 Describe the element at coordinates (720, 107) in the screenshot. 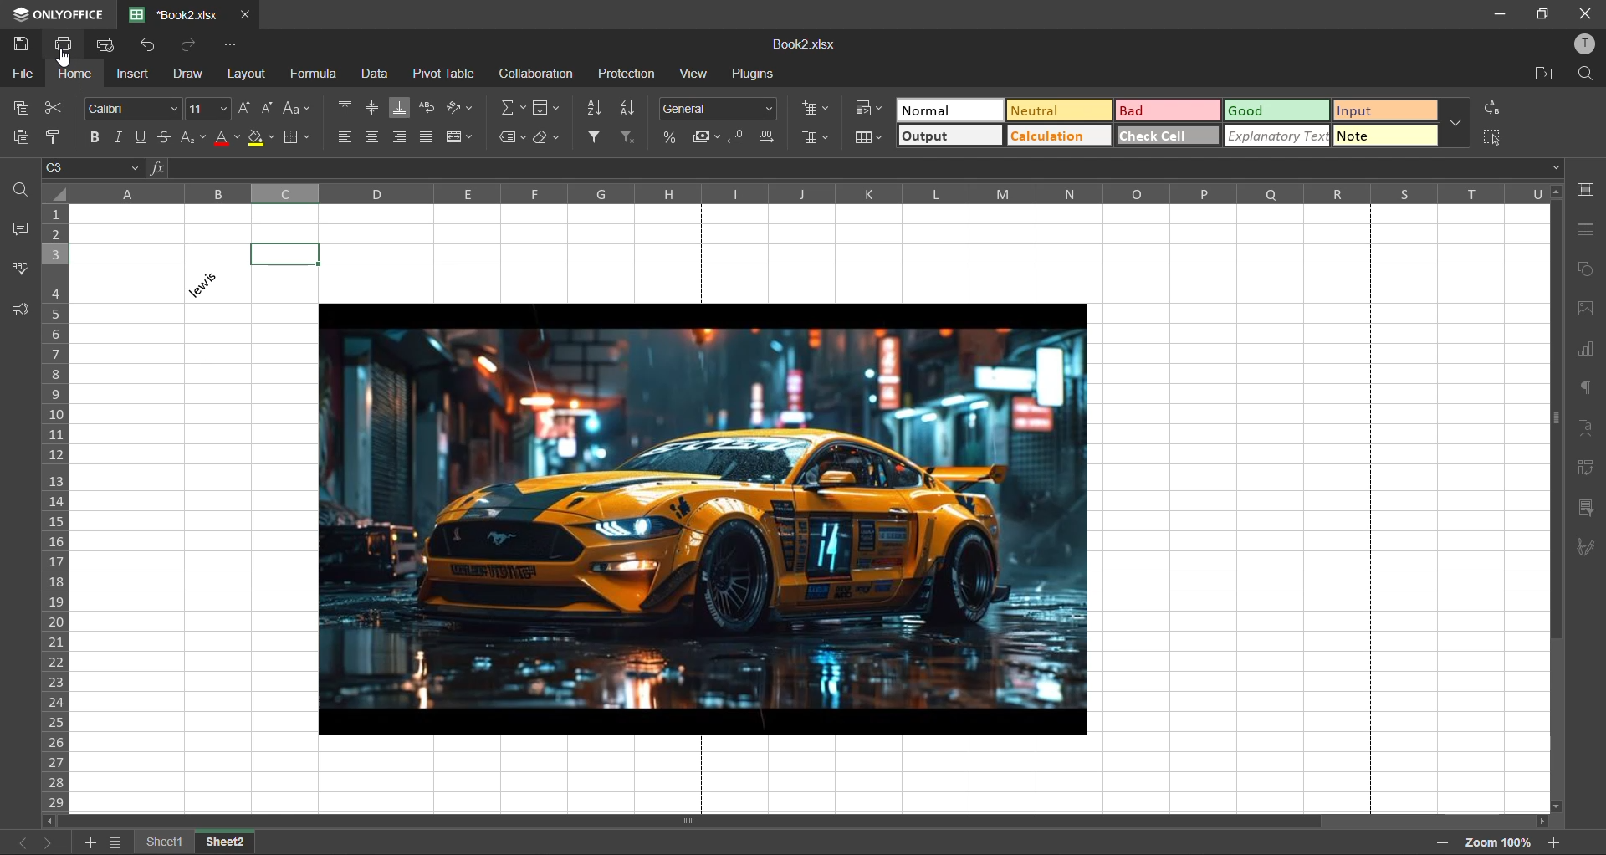

I see `number format` at that location.